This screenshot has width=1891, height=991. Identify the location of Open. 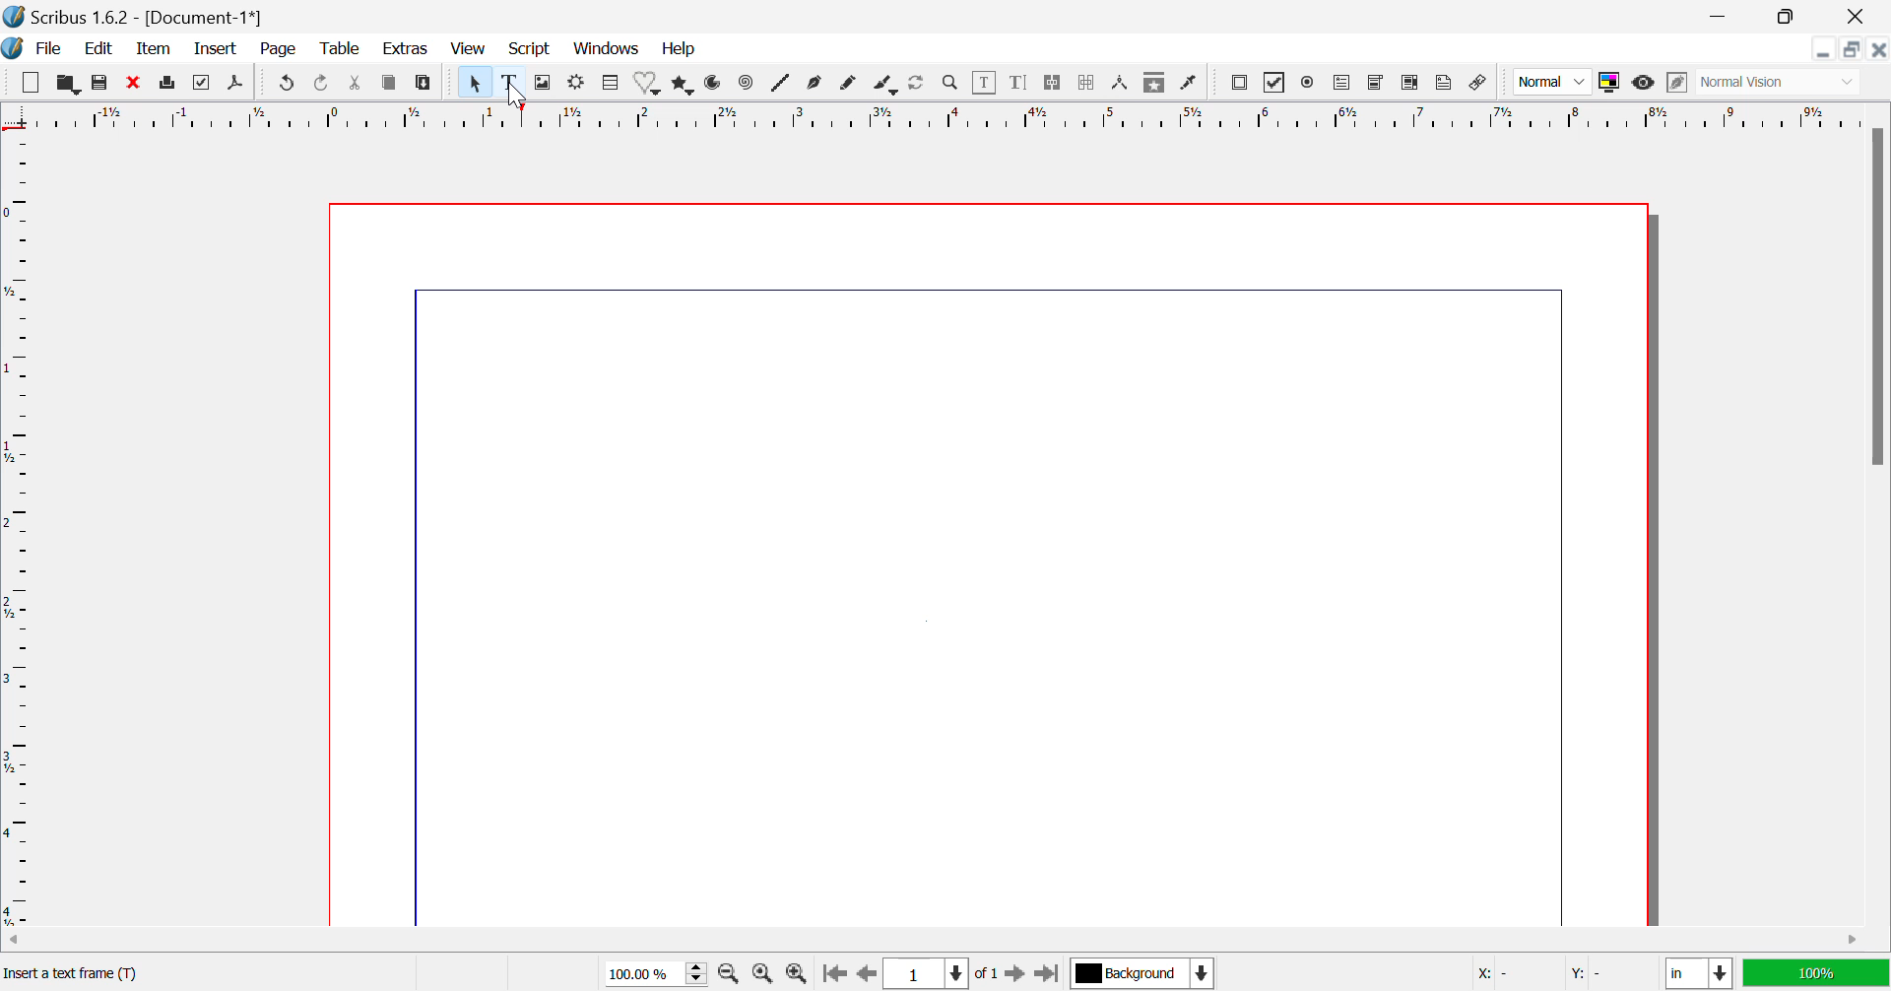
(67, 83).